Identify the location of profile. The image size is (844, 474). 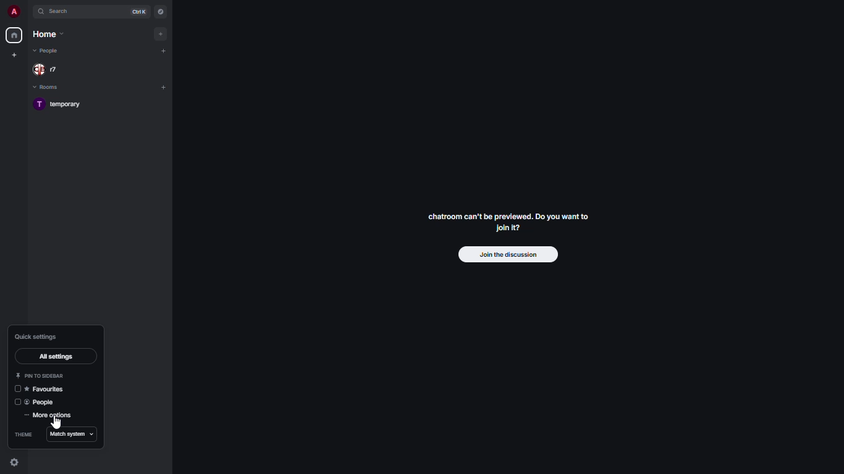
(15, 11).